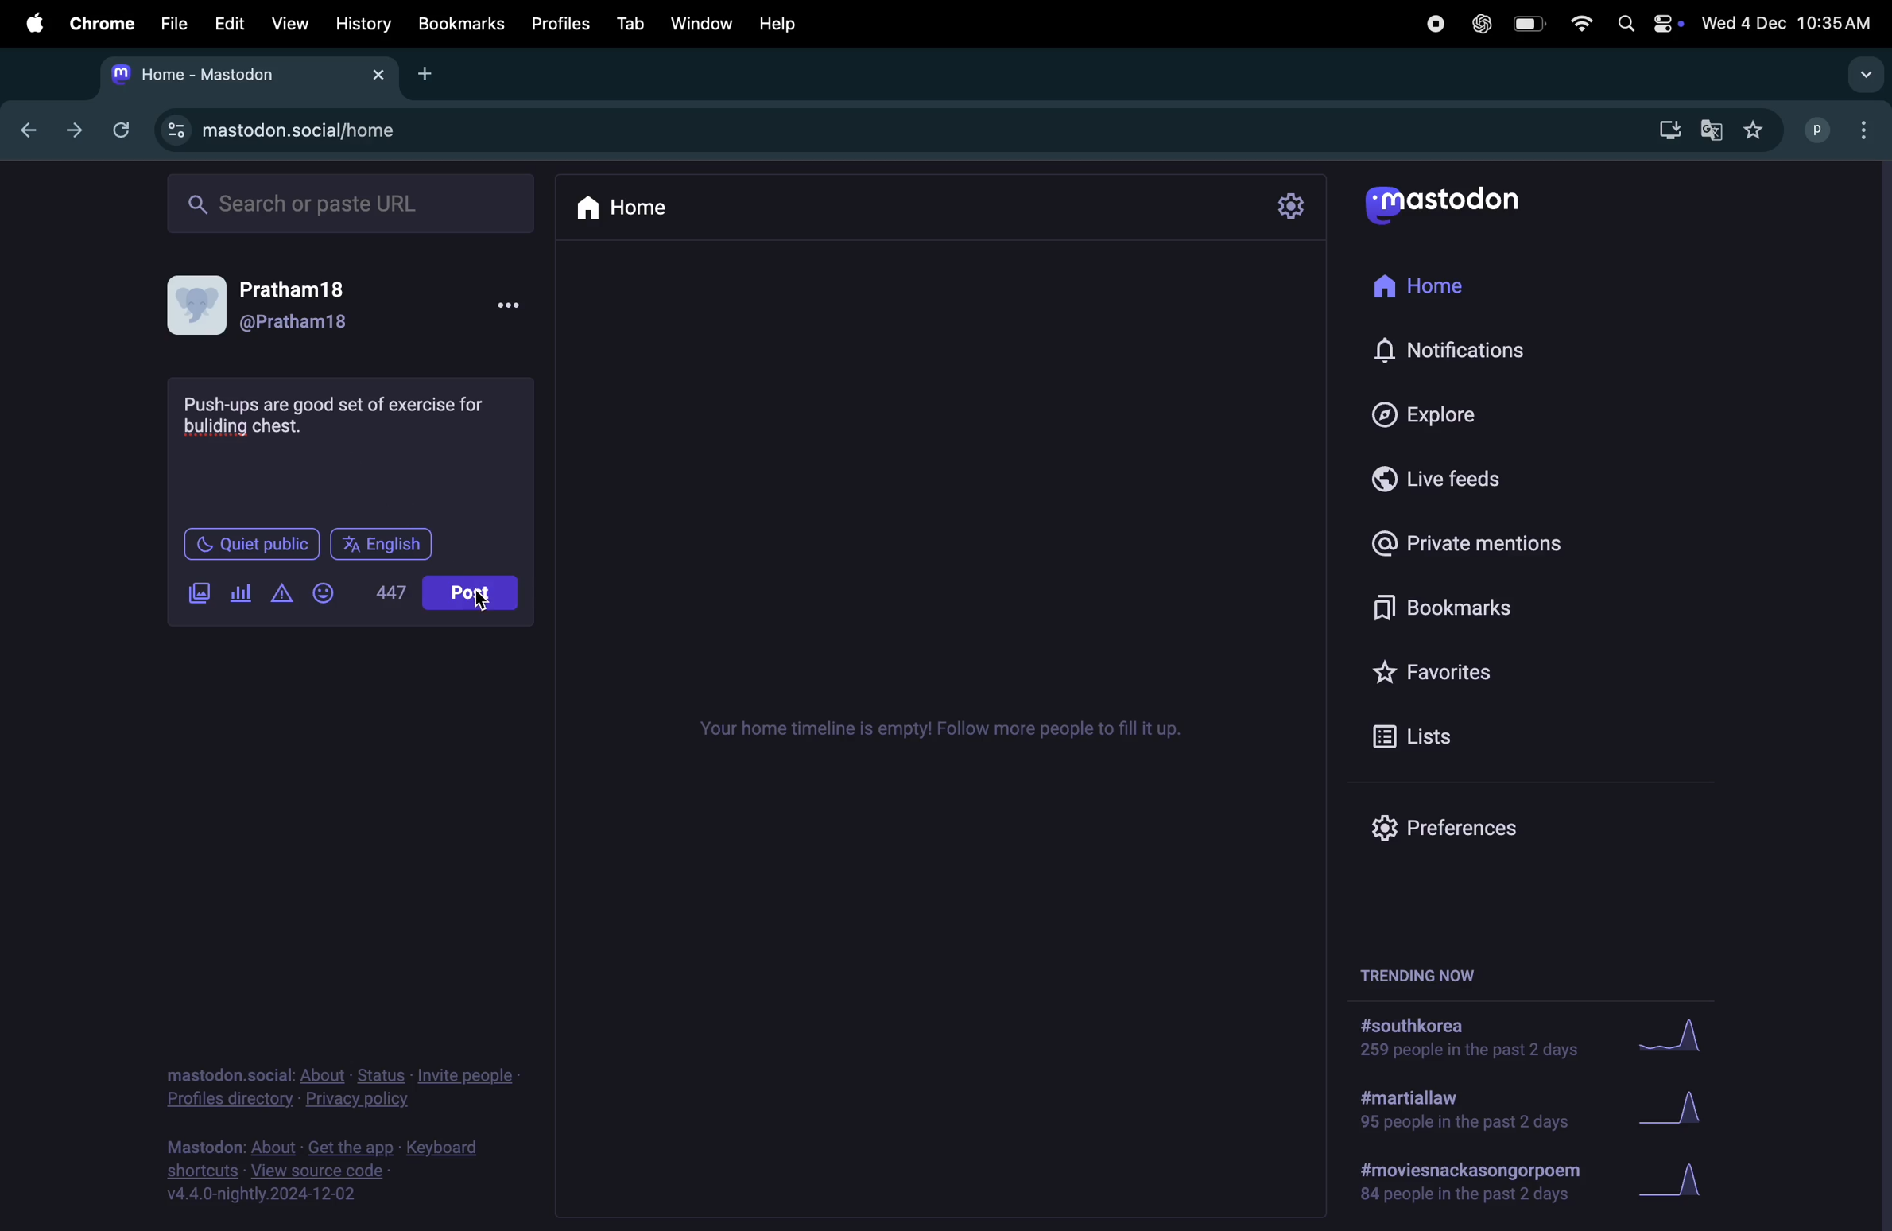 This screenshot has width=1892, height=1231. I want to click on Files, so click(174, 25).